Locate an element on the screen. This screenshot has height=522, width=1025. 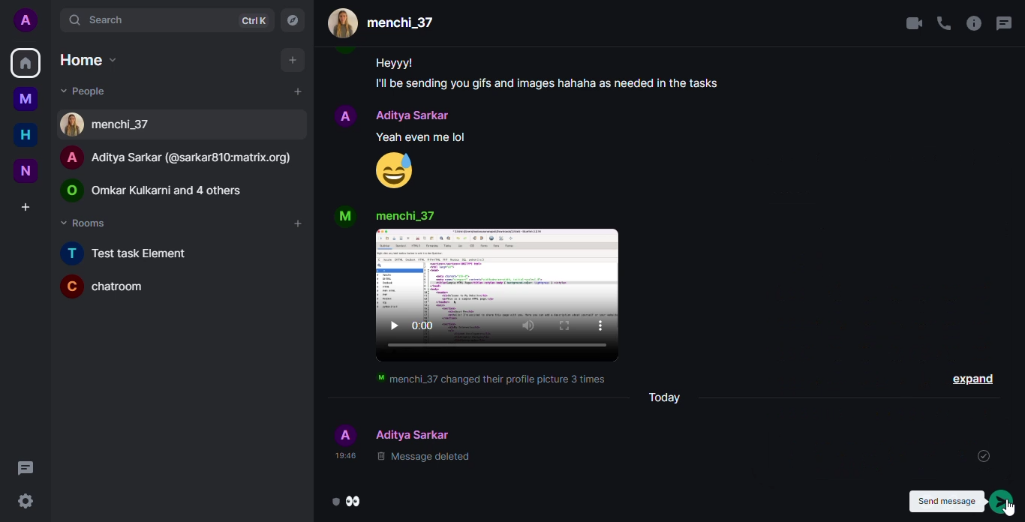
home is located at coordinates (26, 135).